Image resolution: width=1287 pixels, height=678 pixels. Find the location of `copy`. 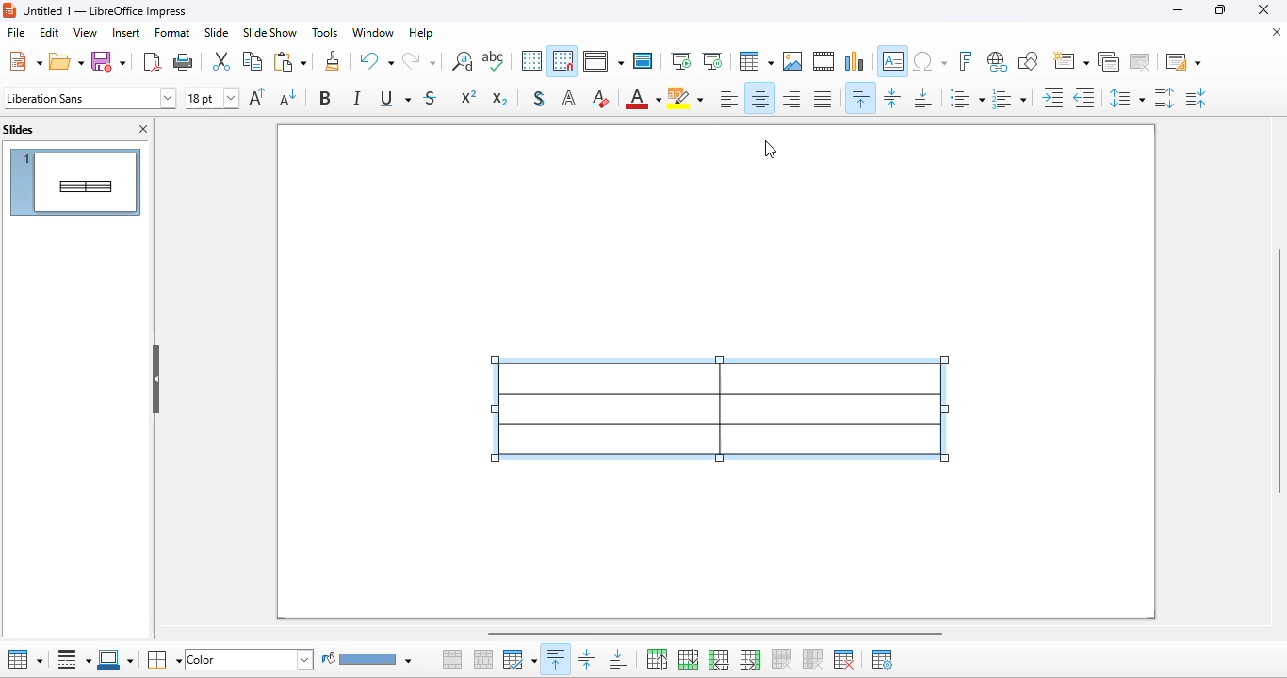

copy is located at coordinates (253, 60).